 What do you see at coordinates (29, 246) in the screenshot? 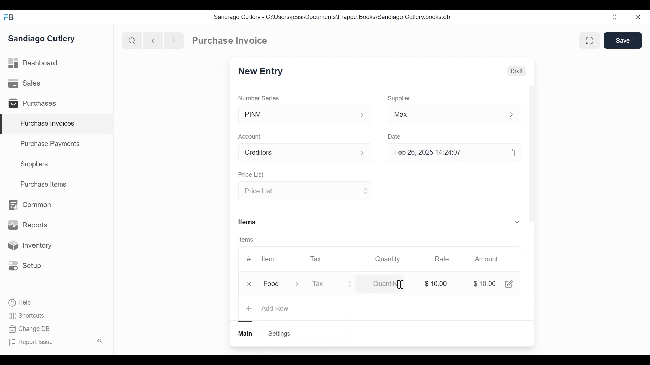
I see `Inventory` at bounding box center [29, 246].